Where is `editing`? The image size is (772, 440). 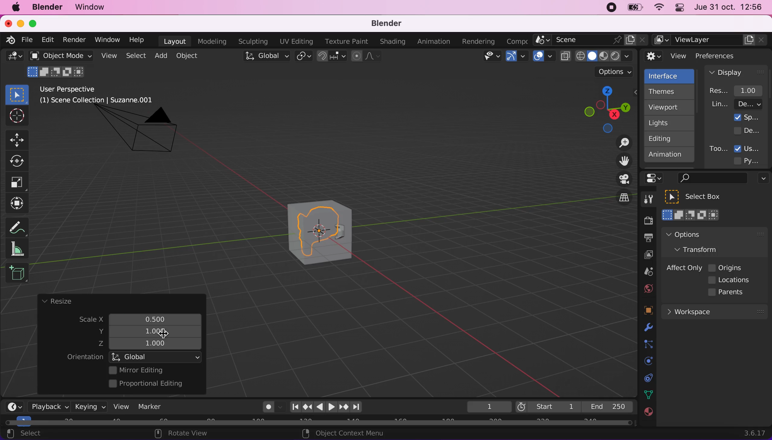
editing is located at coordinates (666, 138).